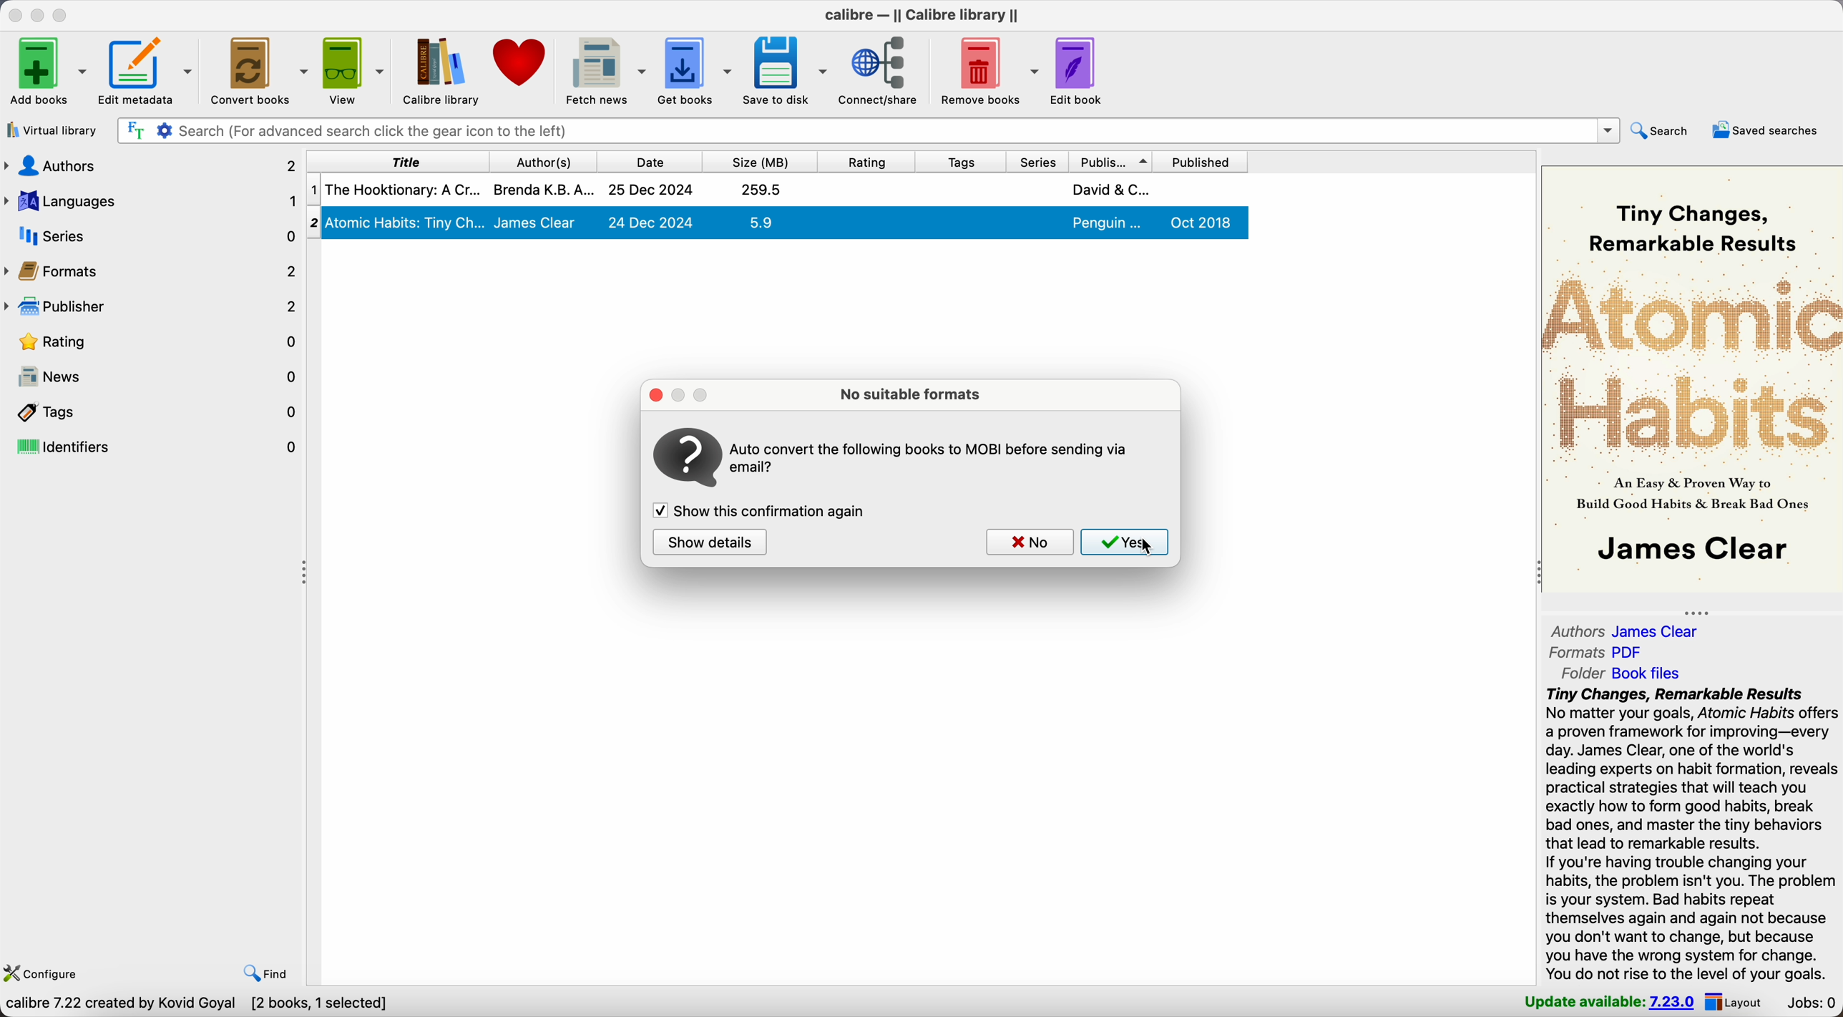  What do you see at coordinates (1688, 381) in the screenshot?
I see `oo Tiny Changes, ’
Remarkable Results
R # RP or
2 : 5 “An a & Proven Way to Sn
Build Good Habits & Break Bad Ones
| James Clear` at bounding box center [1688, 381].